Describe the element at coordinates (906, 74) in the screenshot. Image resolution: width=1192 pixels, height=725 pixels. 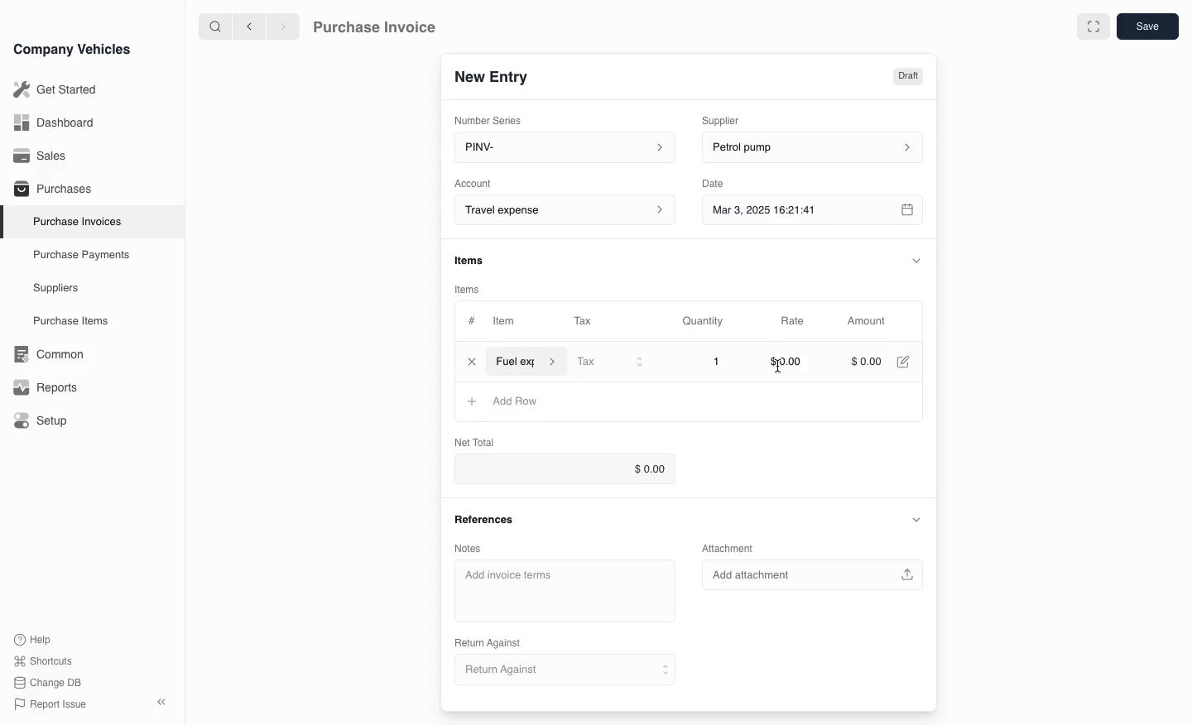
I see `Draft` at that location.